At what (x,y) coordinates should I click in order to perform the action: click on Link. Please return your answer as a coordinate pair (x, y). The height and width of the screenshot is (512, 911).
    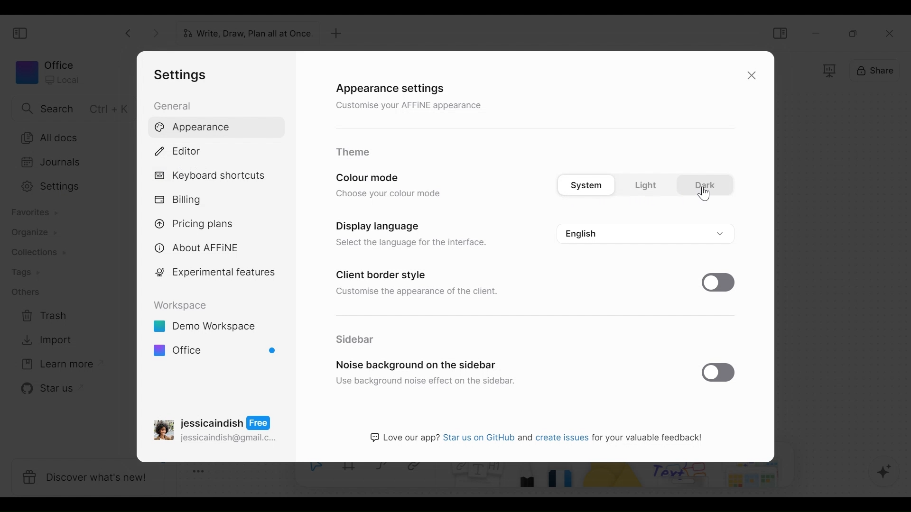
    Looking at the image, I should click on (418, 468).